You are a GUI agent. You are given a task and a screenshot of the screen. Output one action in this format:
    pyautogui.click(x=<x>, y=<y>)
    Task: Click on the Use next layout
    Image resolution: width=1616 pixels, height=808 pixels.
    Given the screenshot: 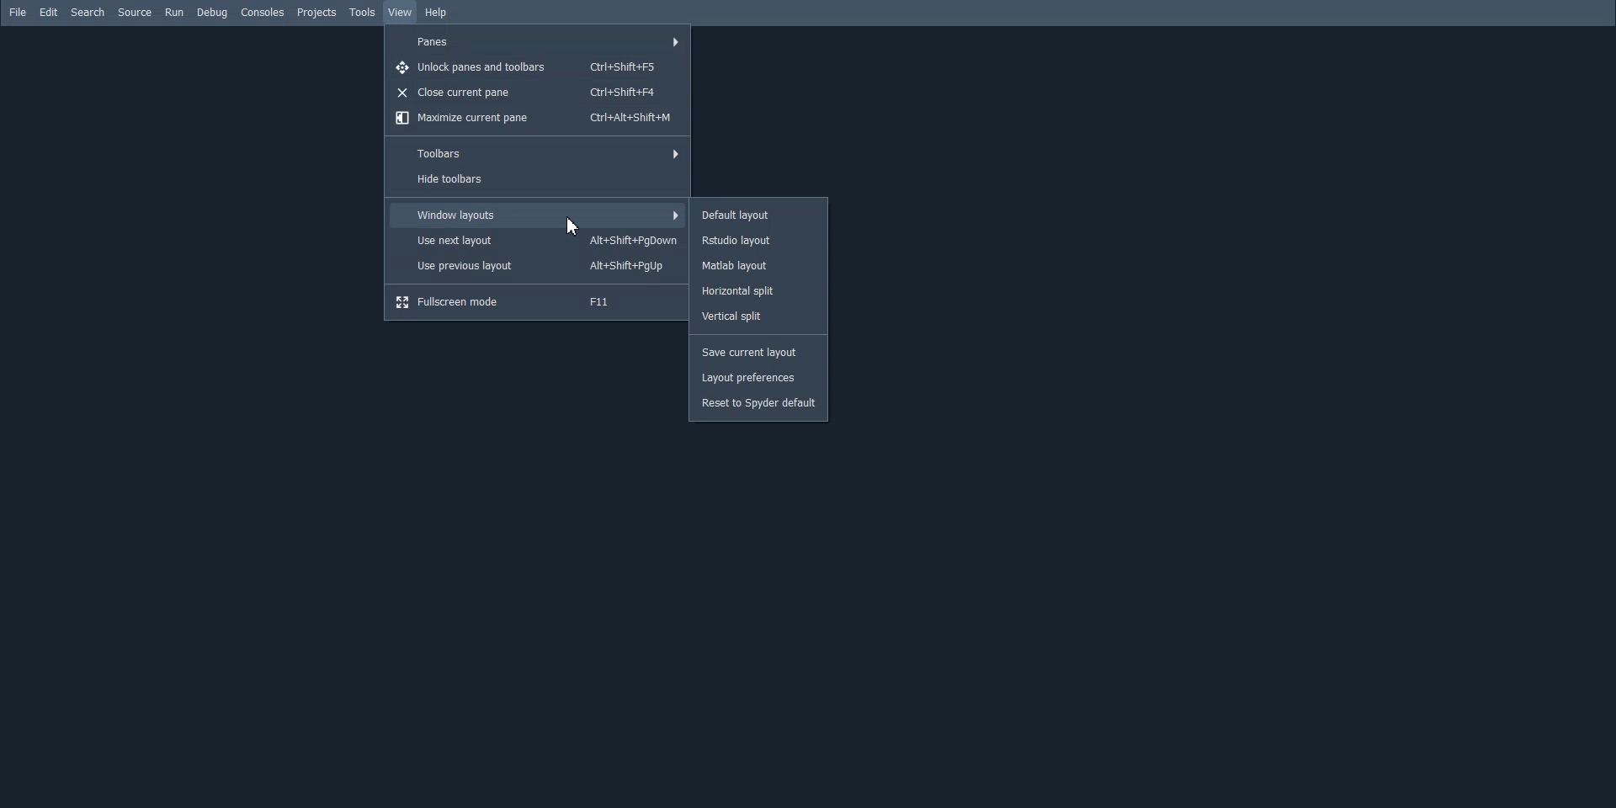 What is the action you would take?
    pyautogui.click(x=539, y=241)
    